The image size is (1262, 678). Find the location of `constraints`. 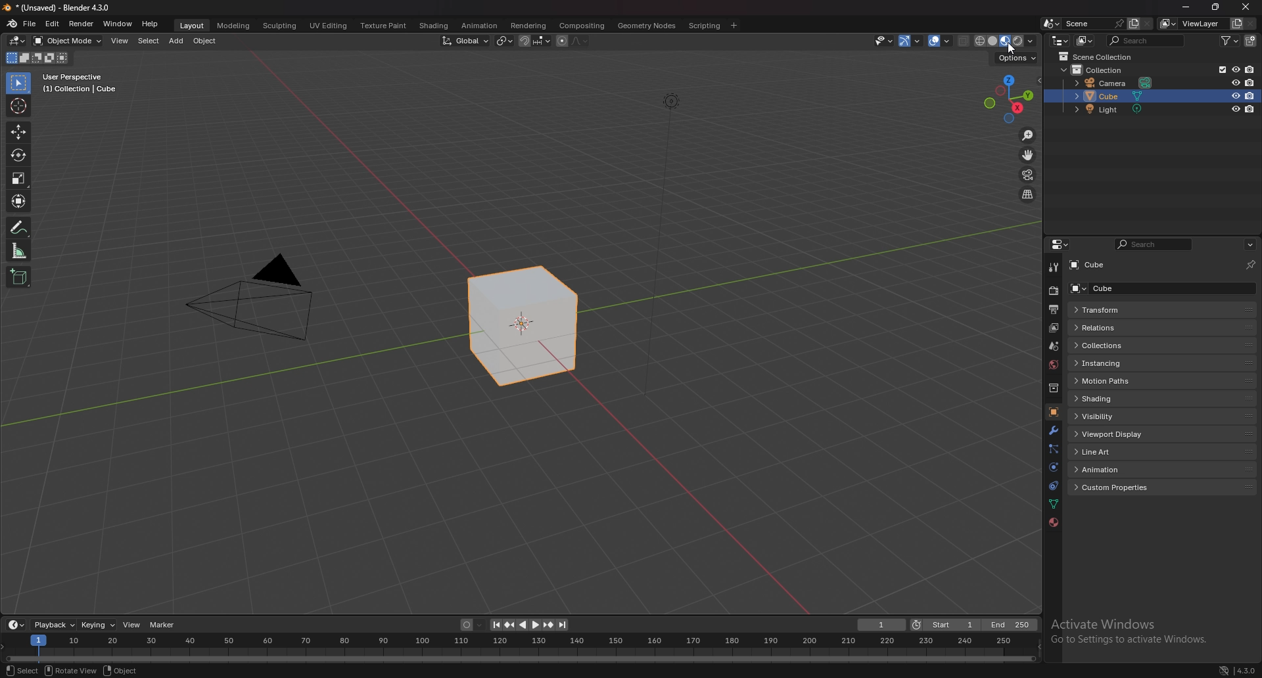

constraints is located at coordinates (1053, 486).